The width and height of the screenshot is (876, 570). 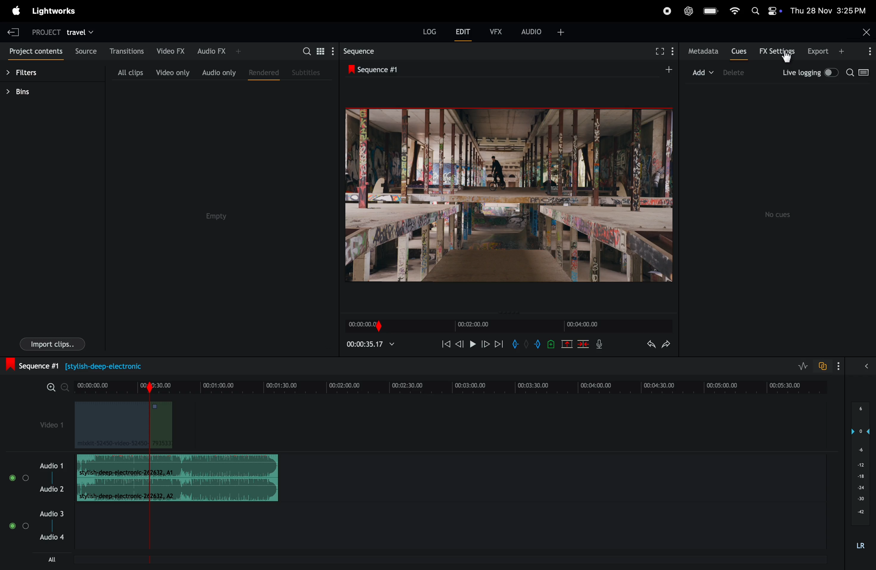 What do you see at coordinates (777, 212) in the screenshot?
I see `no cues` at bounding box center [777, 212].